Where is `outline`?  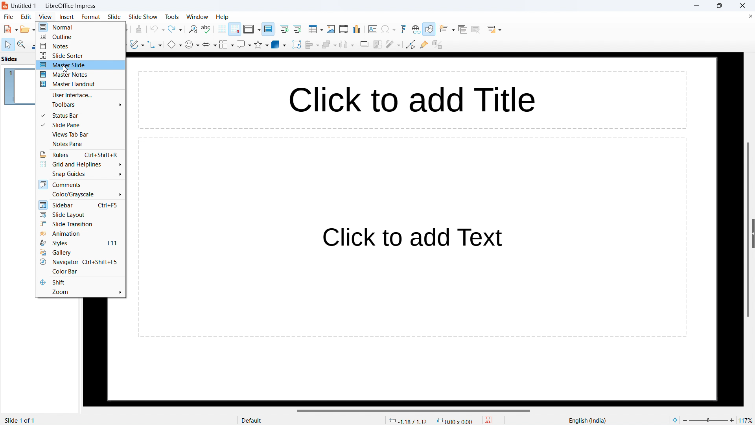
outline is located at coordinates (80, 37).